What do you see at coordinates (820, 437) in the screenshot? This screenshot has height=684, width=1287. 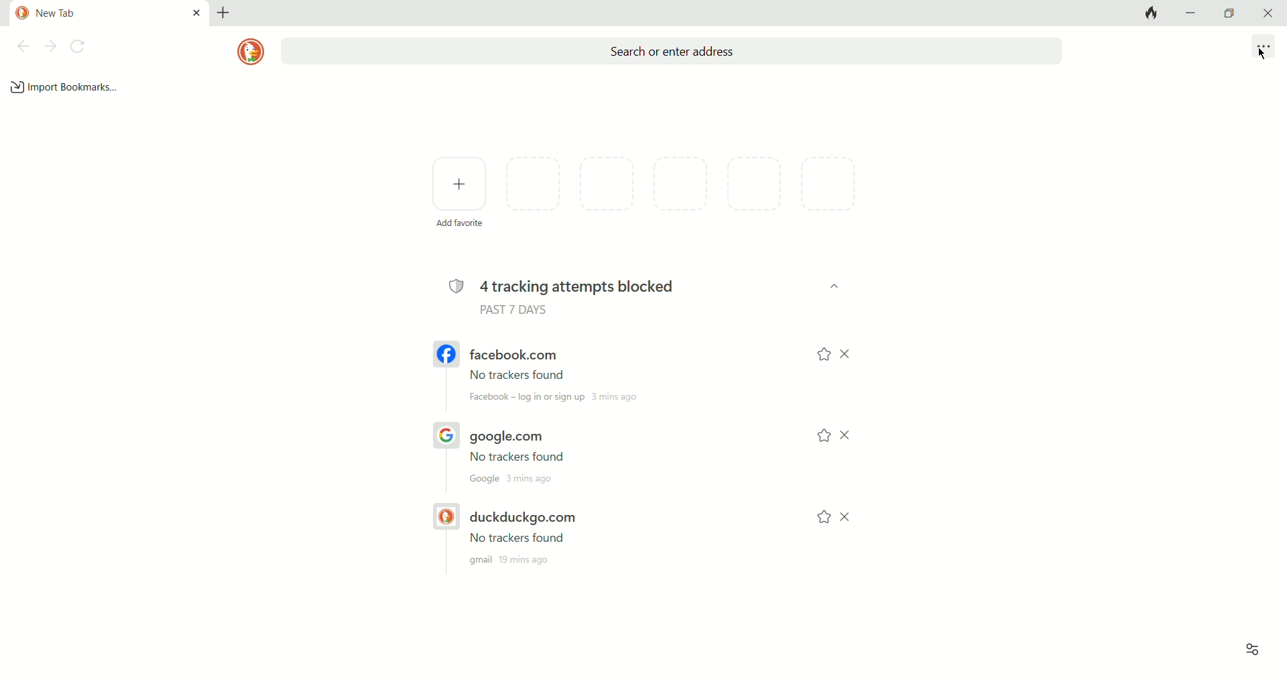 I see `add to favorites` at bounding box center [820, 437].